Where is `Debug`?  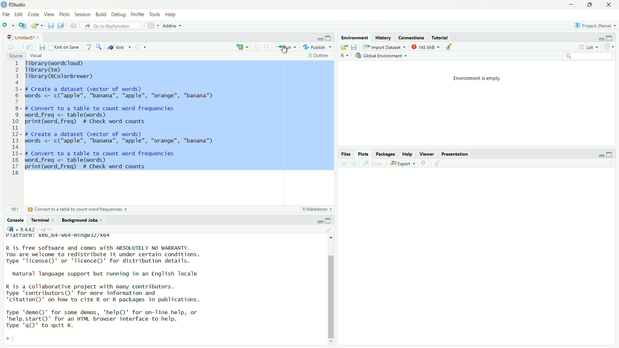
Debug is located at coordinates (118, 15).